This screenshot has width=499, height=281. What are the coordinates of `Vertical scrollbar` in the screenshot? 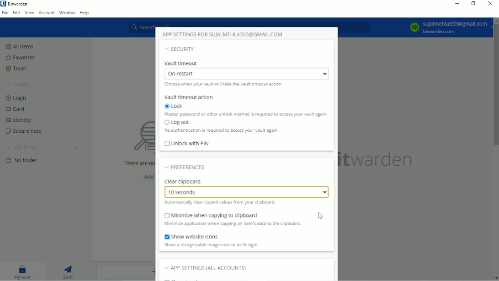 It's located at (496, 88).